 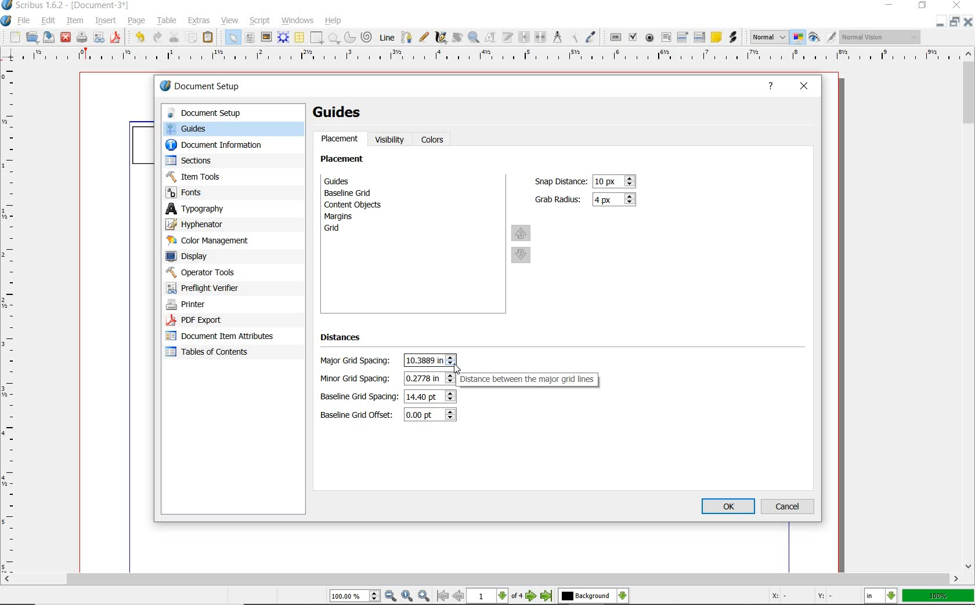 I want to click on go to last page, so click(x=547, y=596).